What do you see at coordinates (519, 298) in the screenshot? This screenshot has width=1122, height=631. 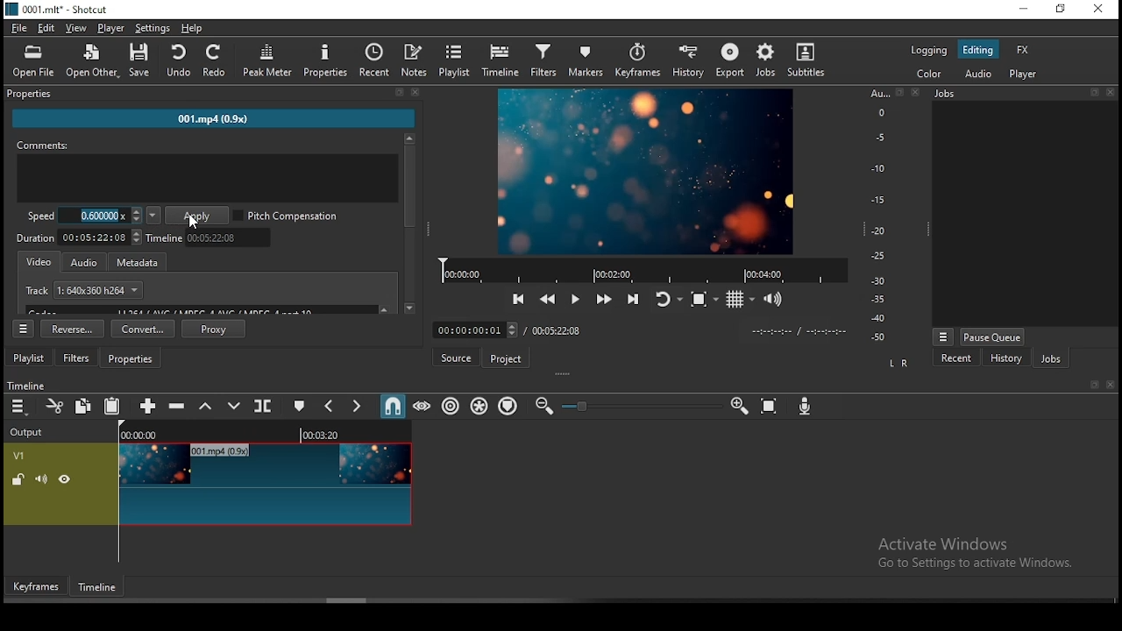 I see `skip to previous point` at bounding box center [519, 298].